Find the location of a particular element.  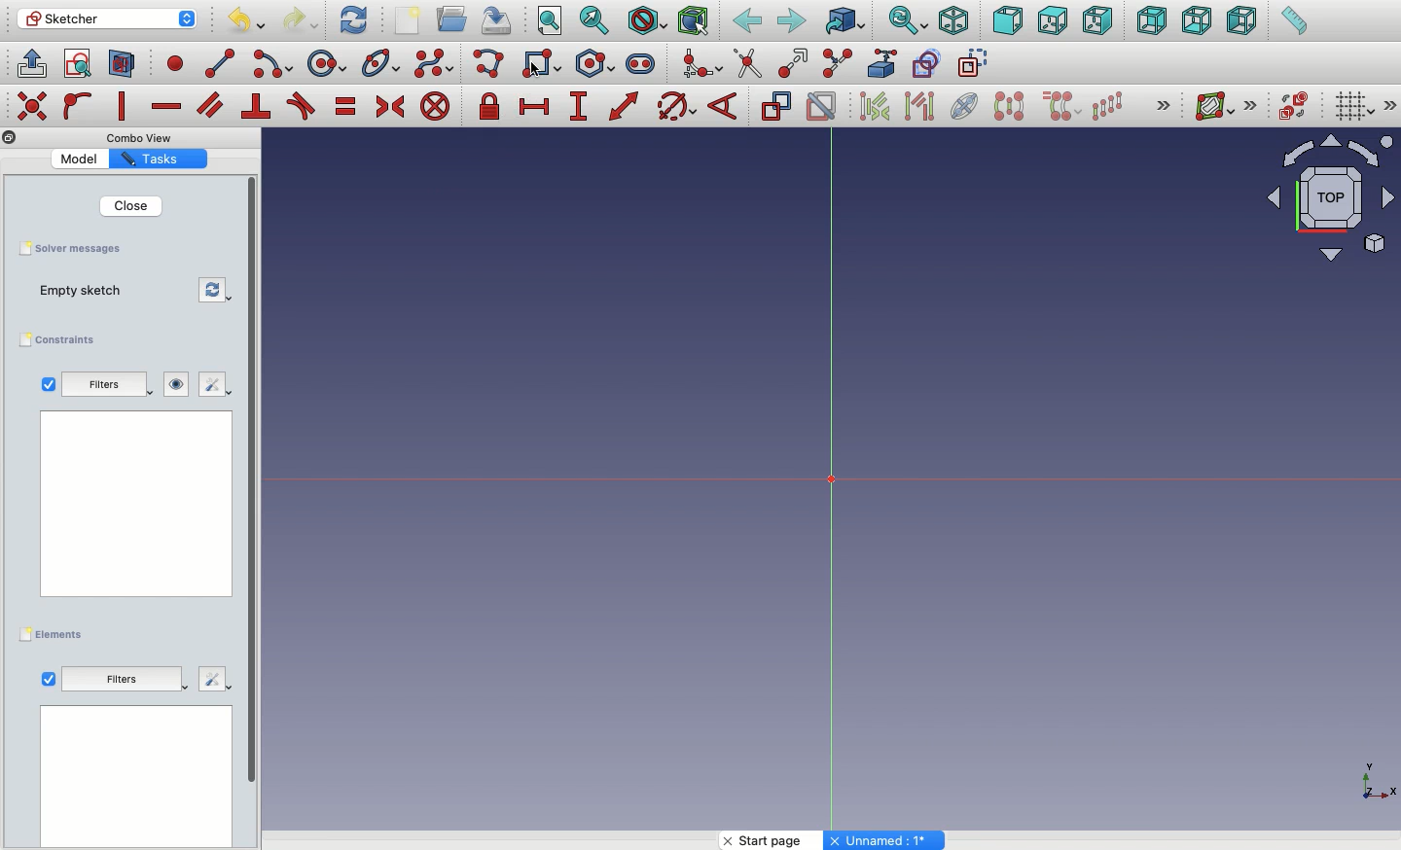

Sketcher - Workbench is located at coordinates (106, 18).